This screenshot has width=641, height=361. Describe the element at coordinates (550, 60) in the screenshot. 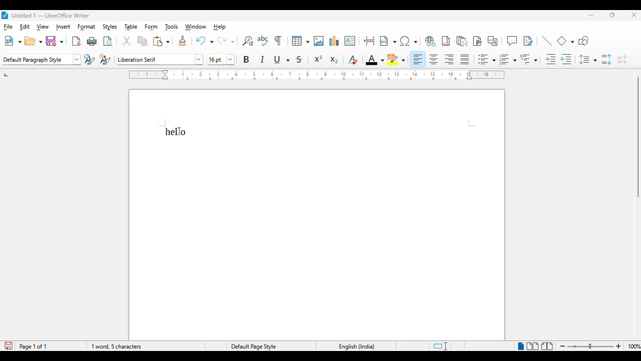

I see `increase indent` at that location.